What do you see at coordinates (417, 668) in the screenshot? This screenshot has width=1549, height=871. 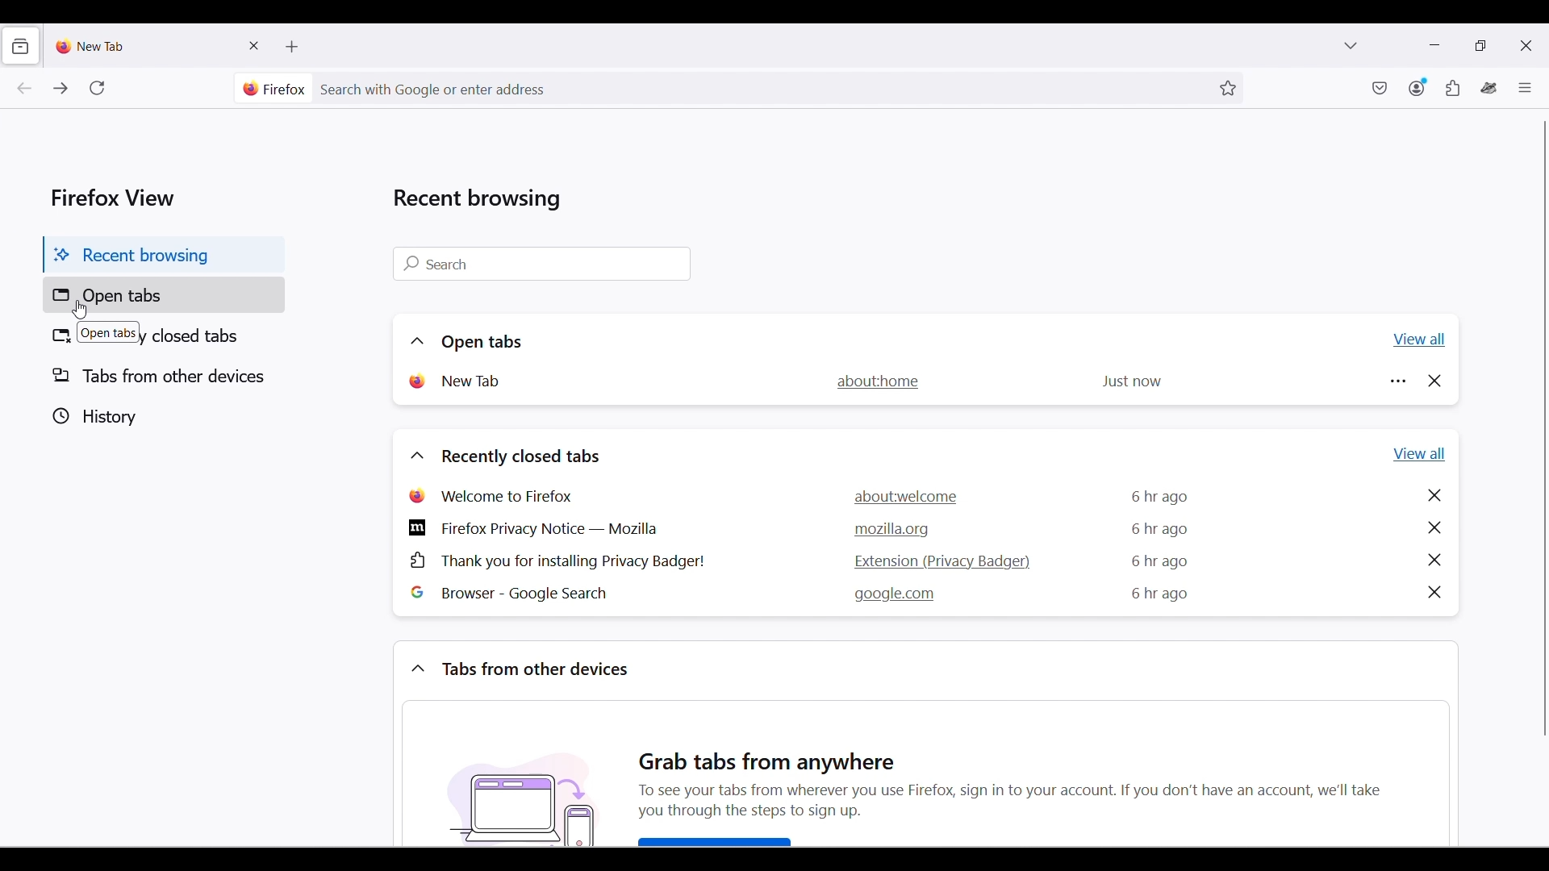 I see `Collapse information about Tabs from other devices` at bounding box center [417, 668].